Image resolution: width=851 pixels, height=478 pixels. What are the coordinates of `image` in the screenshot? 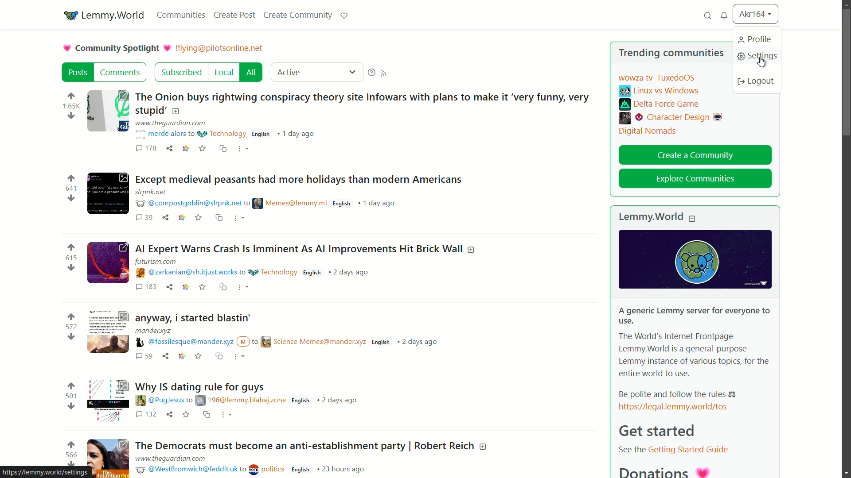 It's located at (109, 331).